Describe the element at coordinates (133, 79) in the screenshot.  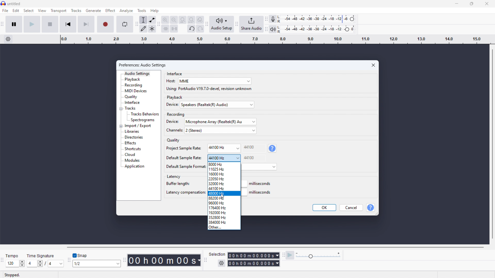
I see `playback` at that location.